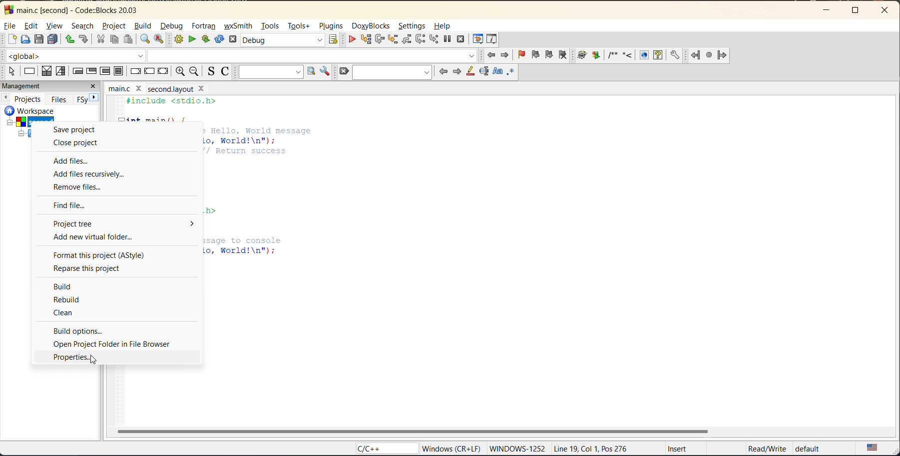 This screenshot has width=900, height=456. What do you see at coordinates (93, 71) in the screenshot?
I see `exit condition loop` at bounding box center [93, 71].